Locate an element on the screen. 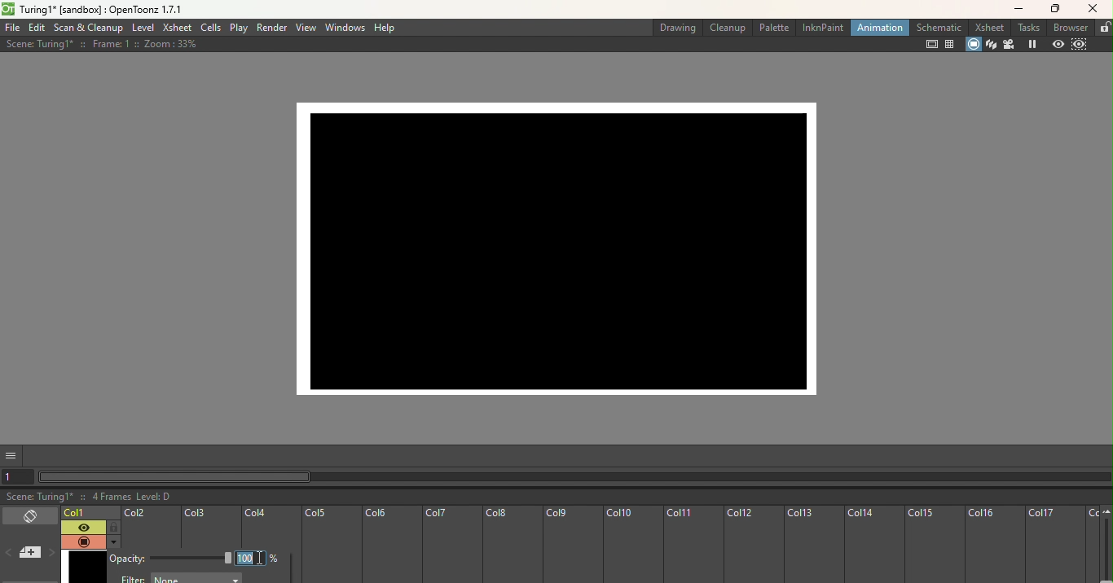  Edit is located at coordinates (37, 28).